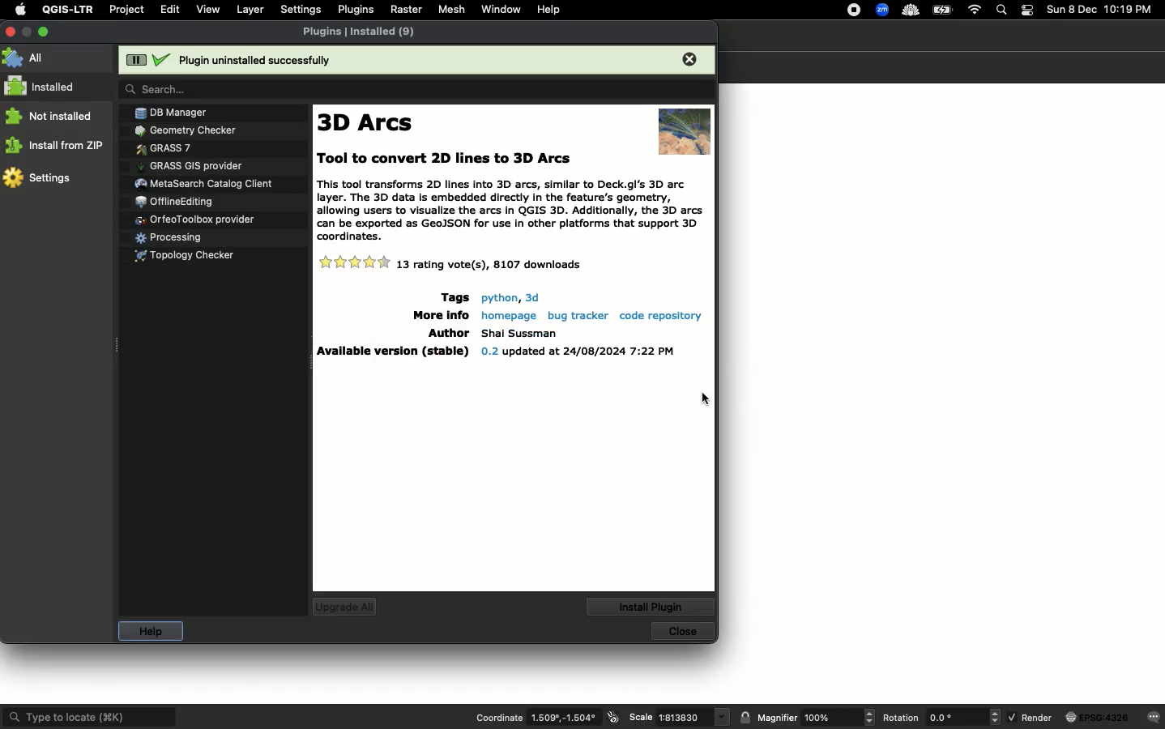 The width and height of the screenshot is (1165, 729). What do you see at coordinates (807, 718) in the screenshot?
I see `Magnifier` at bounding box center [807, 718].